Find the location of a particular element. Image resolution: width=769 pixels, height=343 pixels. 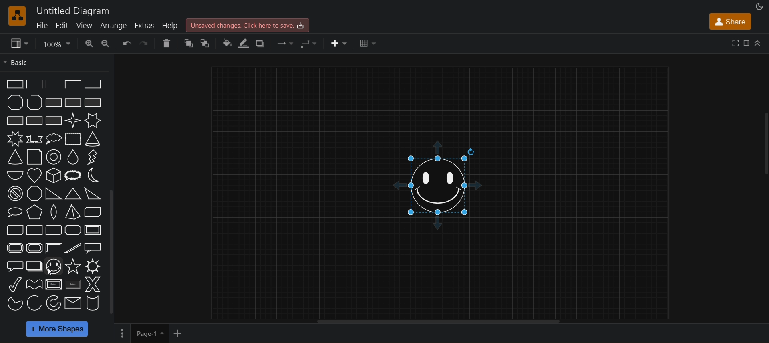

diagonal rounded rectangle is located at coordinates (12, 229).